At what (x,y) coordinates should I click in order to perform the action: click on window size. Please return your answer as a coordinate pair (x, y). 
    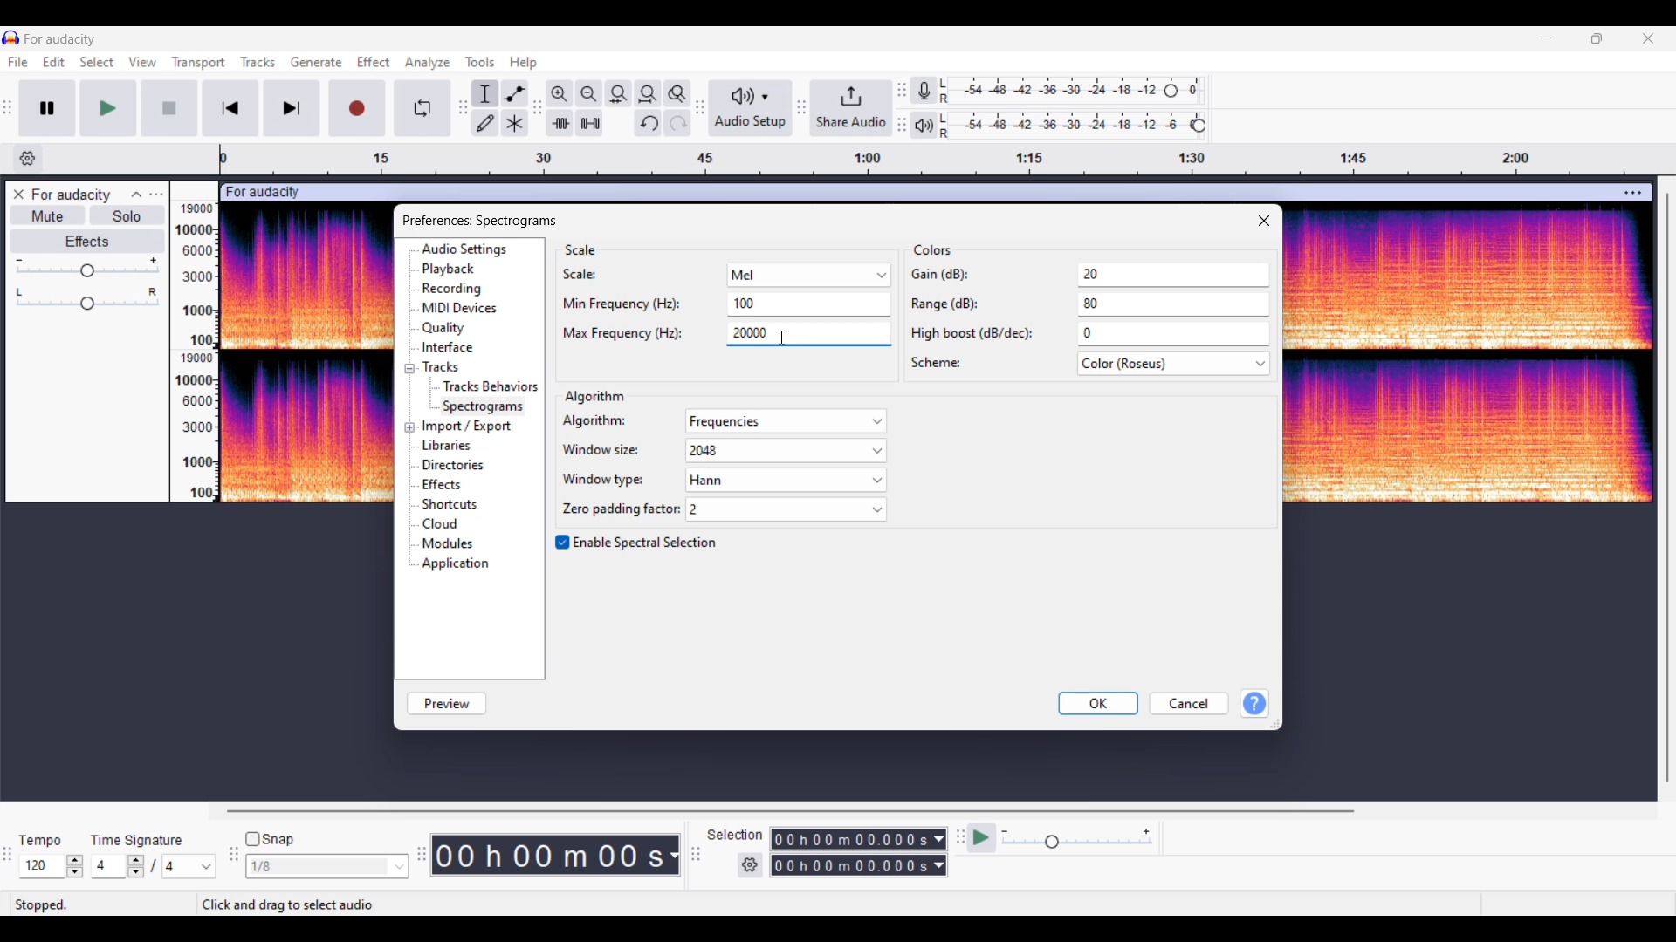
    Looking at the image, I should click on (720, 453).